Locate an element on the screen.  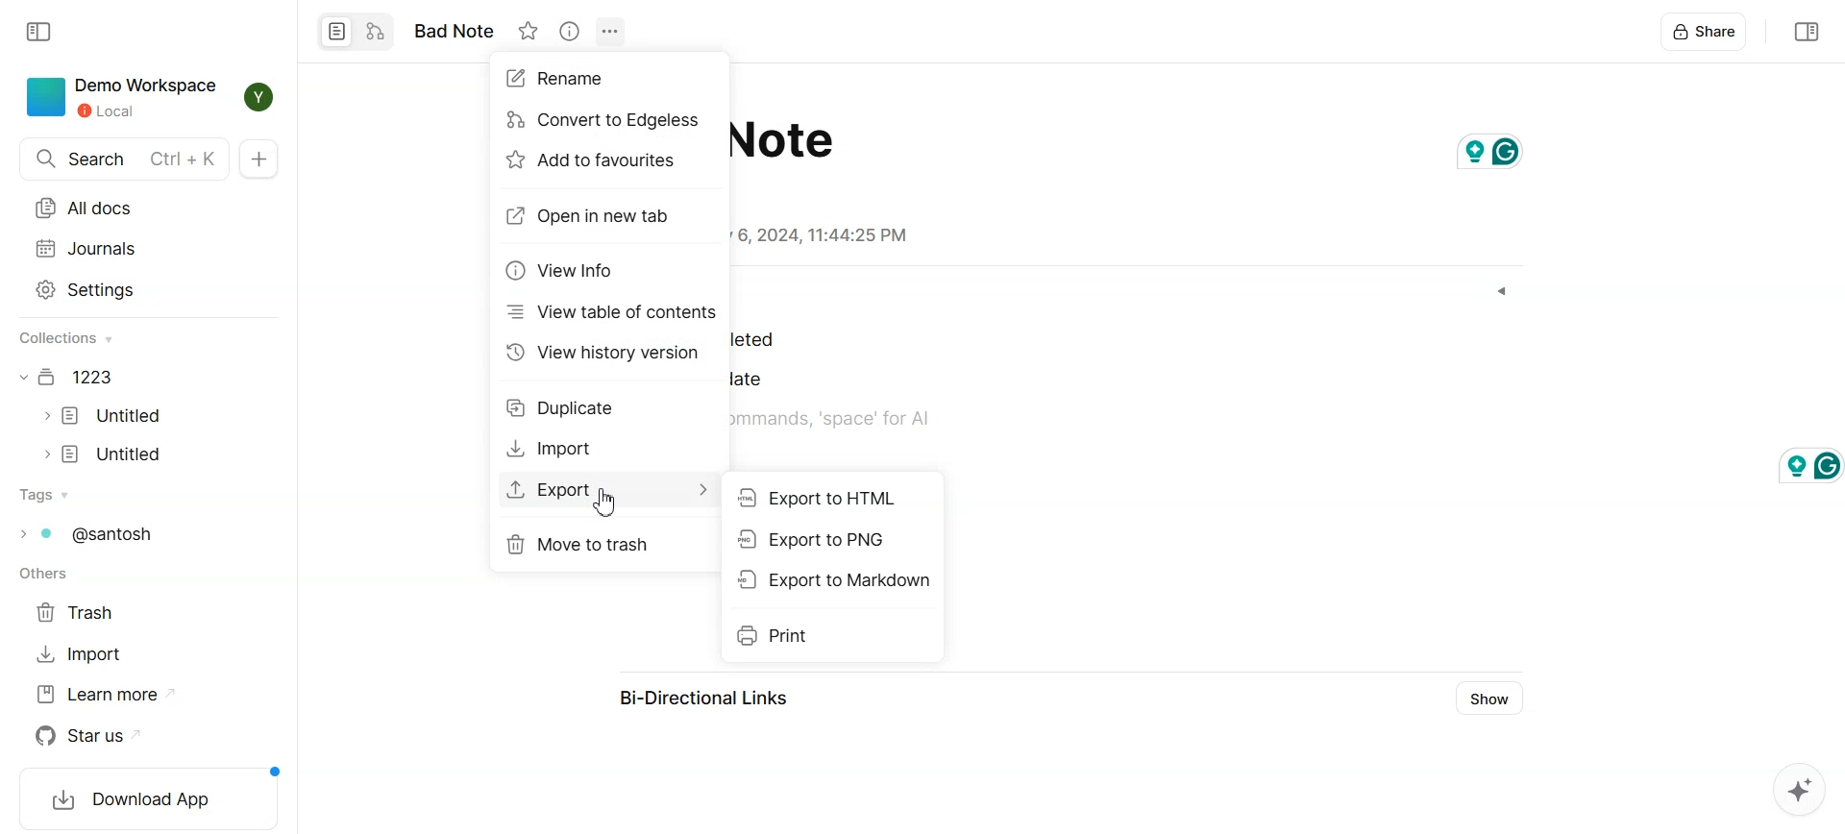
grammarly is located at coordinates (1490, 147).